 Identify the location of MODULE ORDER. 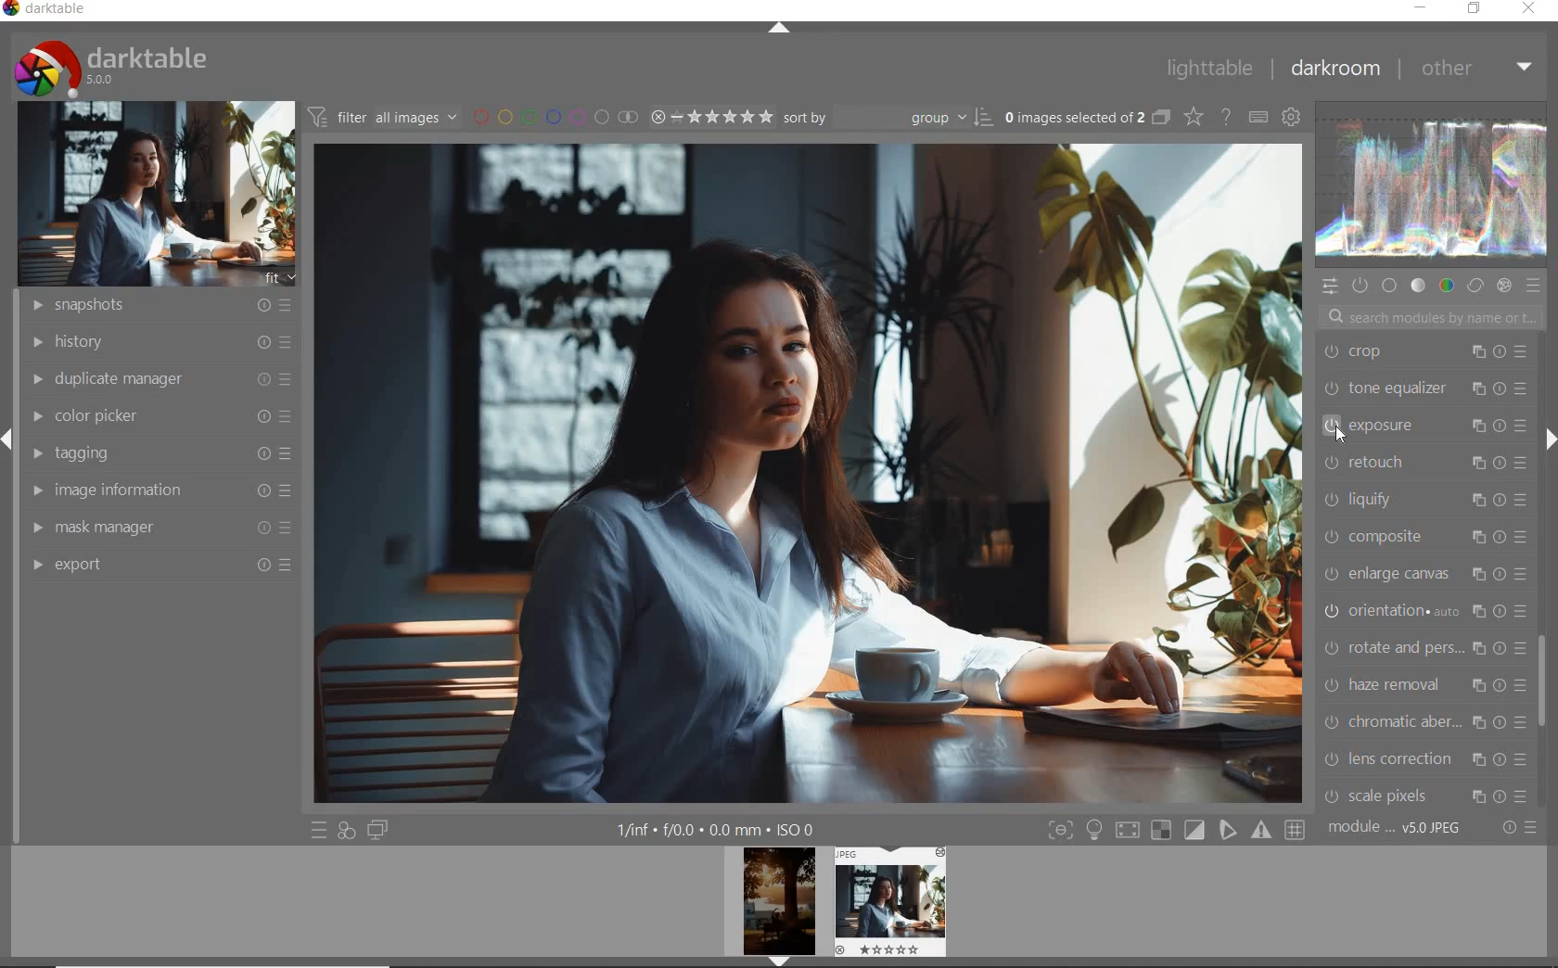
(1396, 829).